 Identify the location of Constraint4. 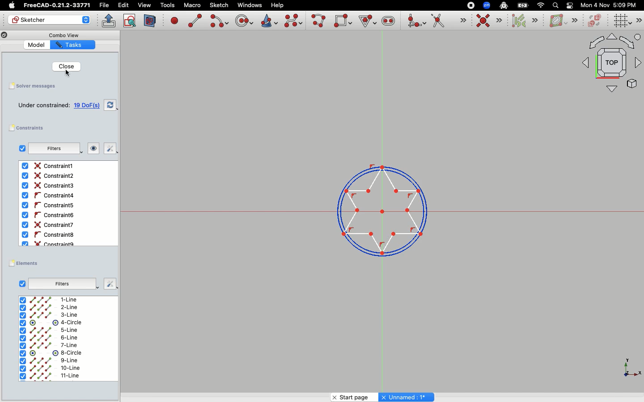
(47, 196).